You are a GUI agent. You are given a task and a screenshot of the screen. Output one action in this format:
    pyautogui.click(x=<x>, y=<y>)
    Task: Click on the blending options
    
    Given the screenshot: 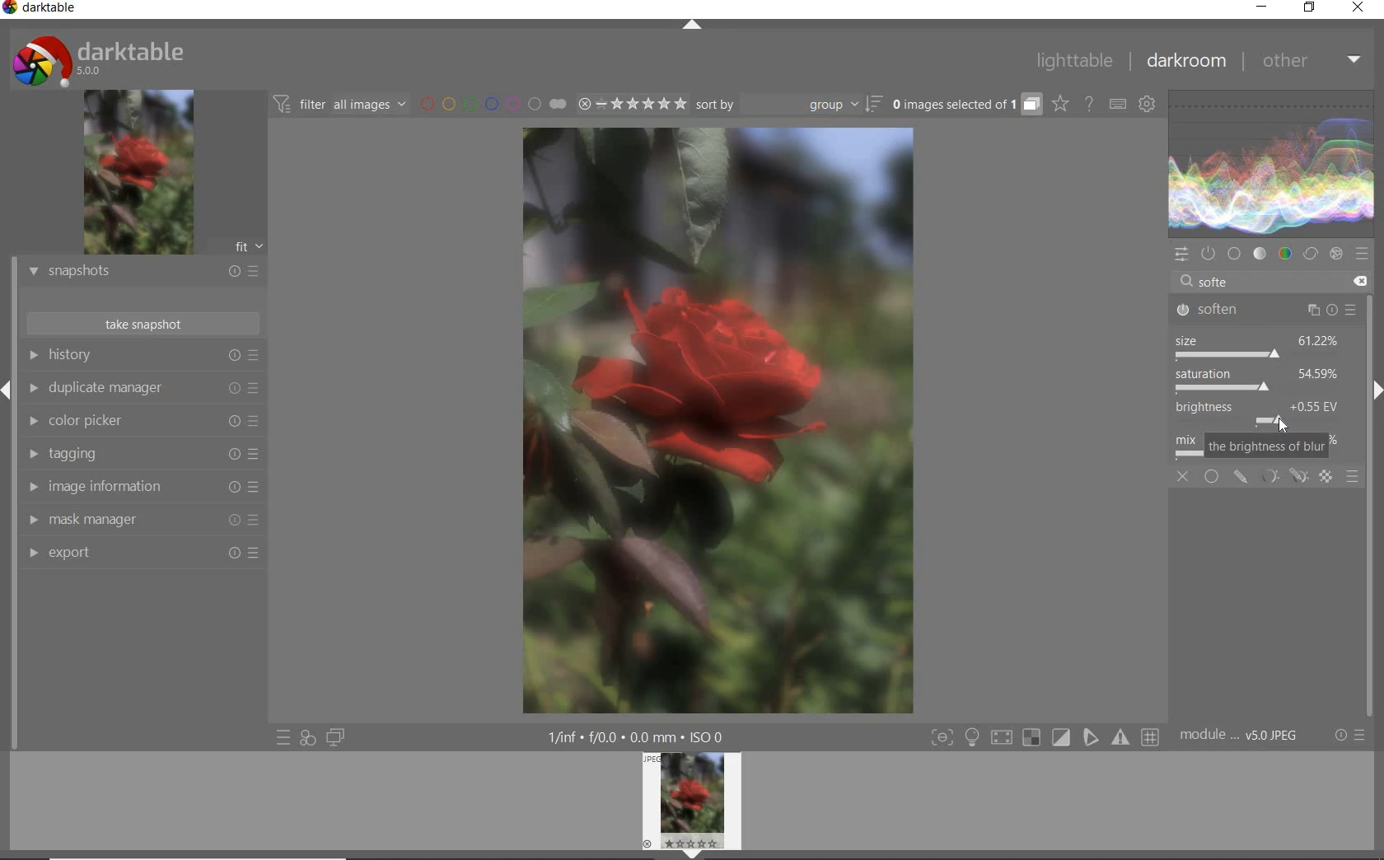 What is the action you would take?
    pyautogui.click(x=1352, y=479)
    